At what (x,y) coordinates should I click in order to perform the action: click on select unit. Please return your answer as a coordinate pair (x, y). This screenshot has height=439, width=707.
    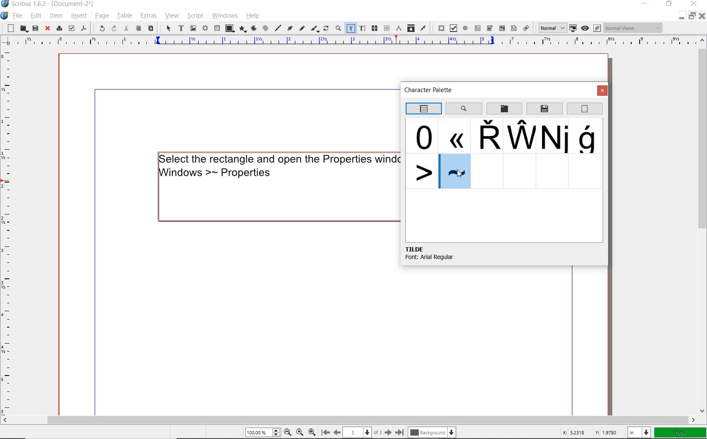
    Looking at the image, I should click on (640, 432).